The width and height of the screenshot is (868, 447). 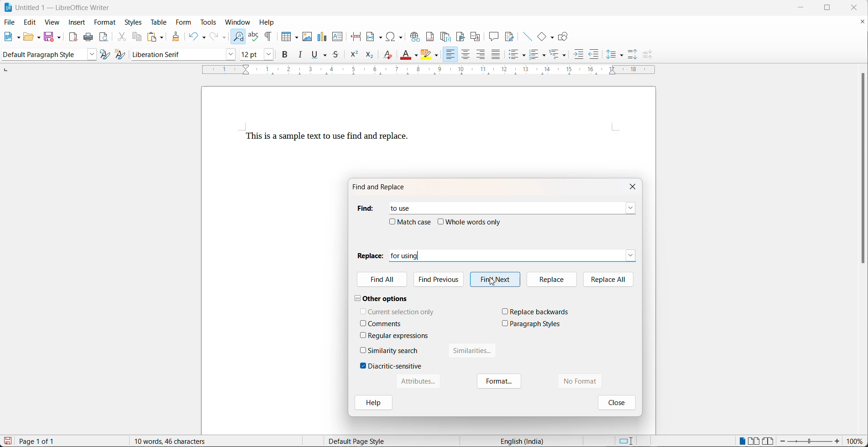 I want to click on decrease zoom, so click(x=783, y=441).